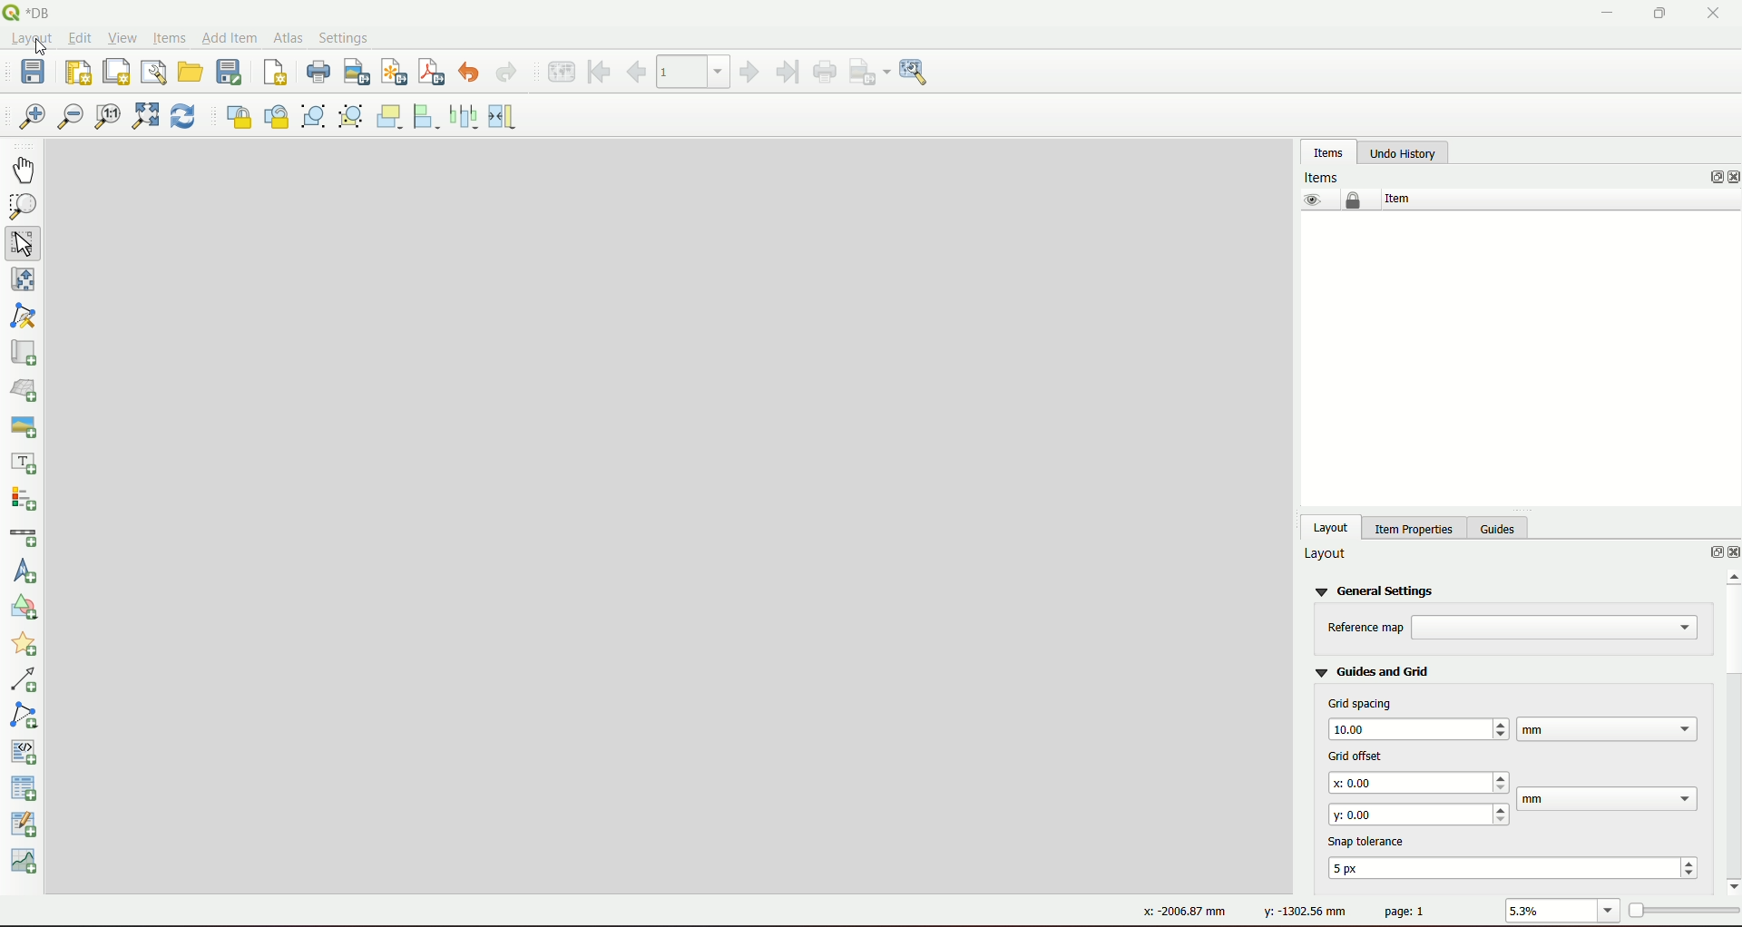 This screenshot has width=1742, height=927. Describe the element at coordinates (1549, 912) in the screenshot. I see `value` at that location.